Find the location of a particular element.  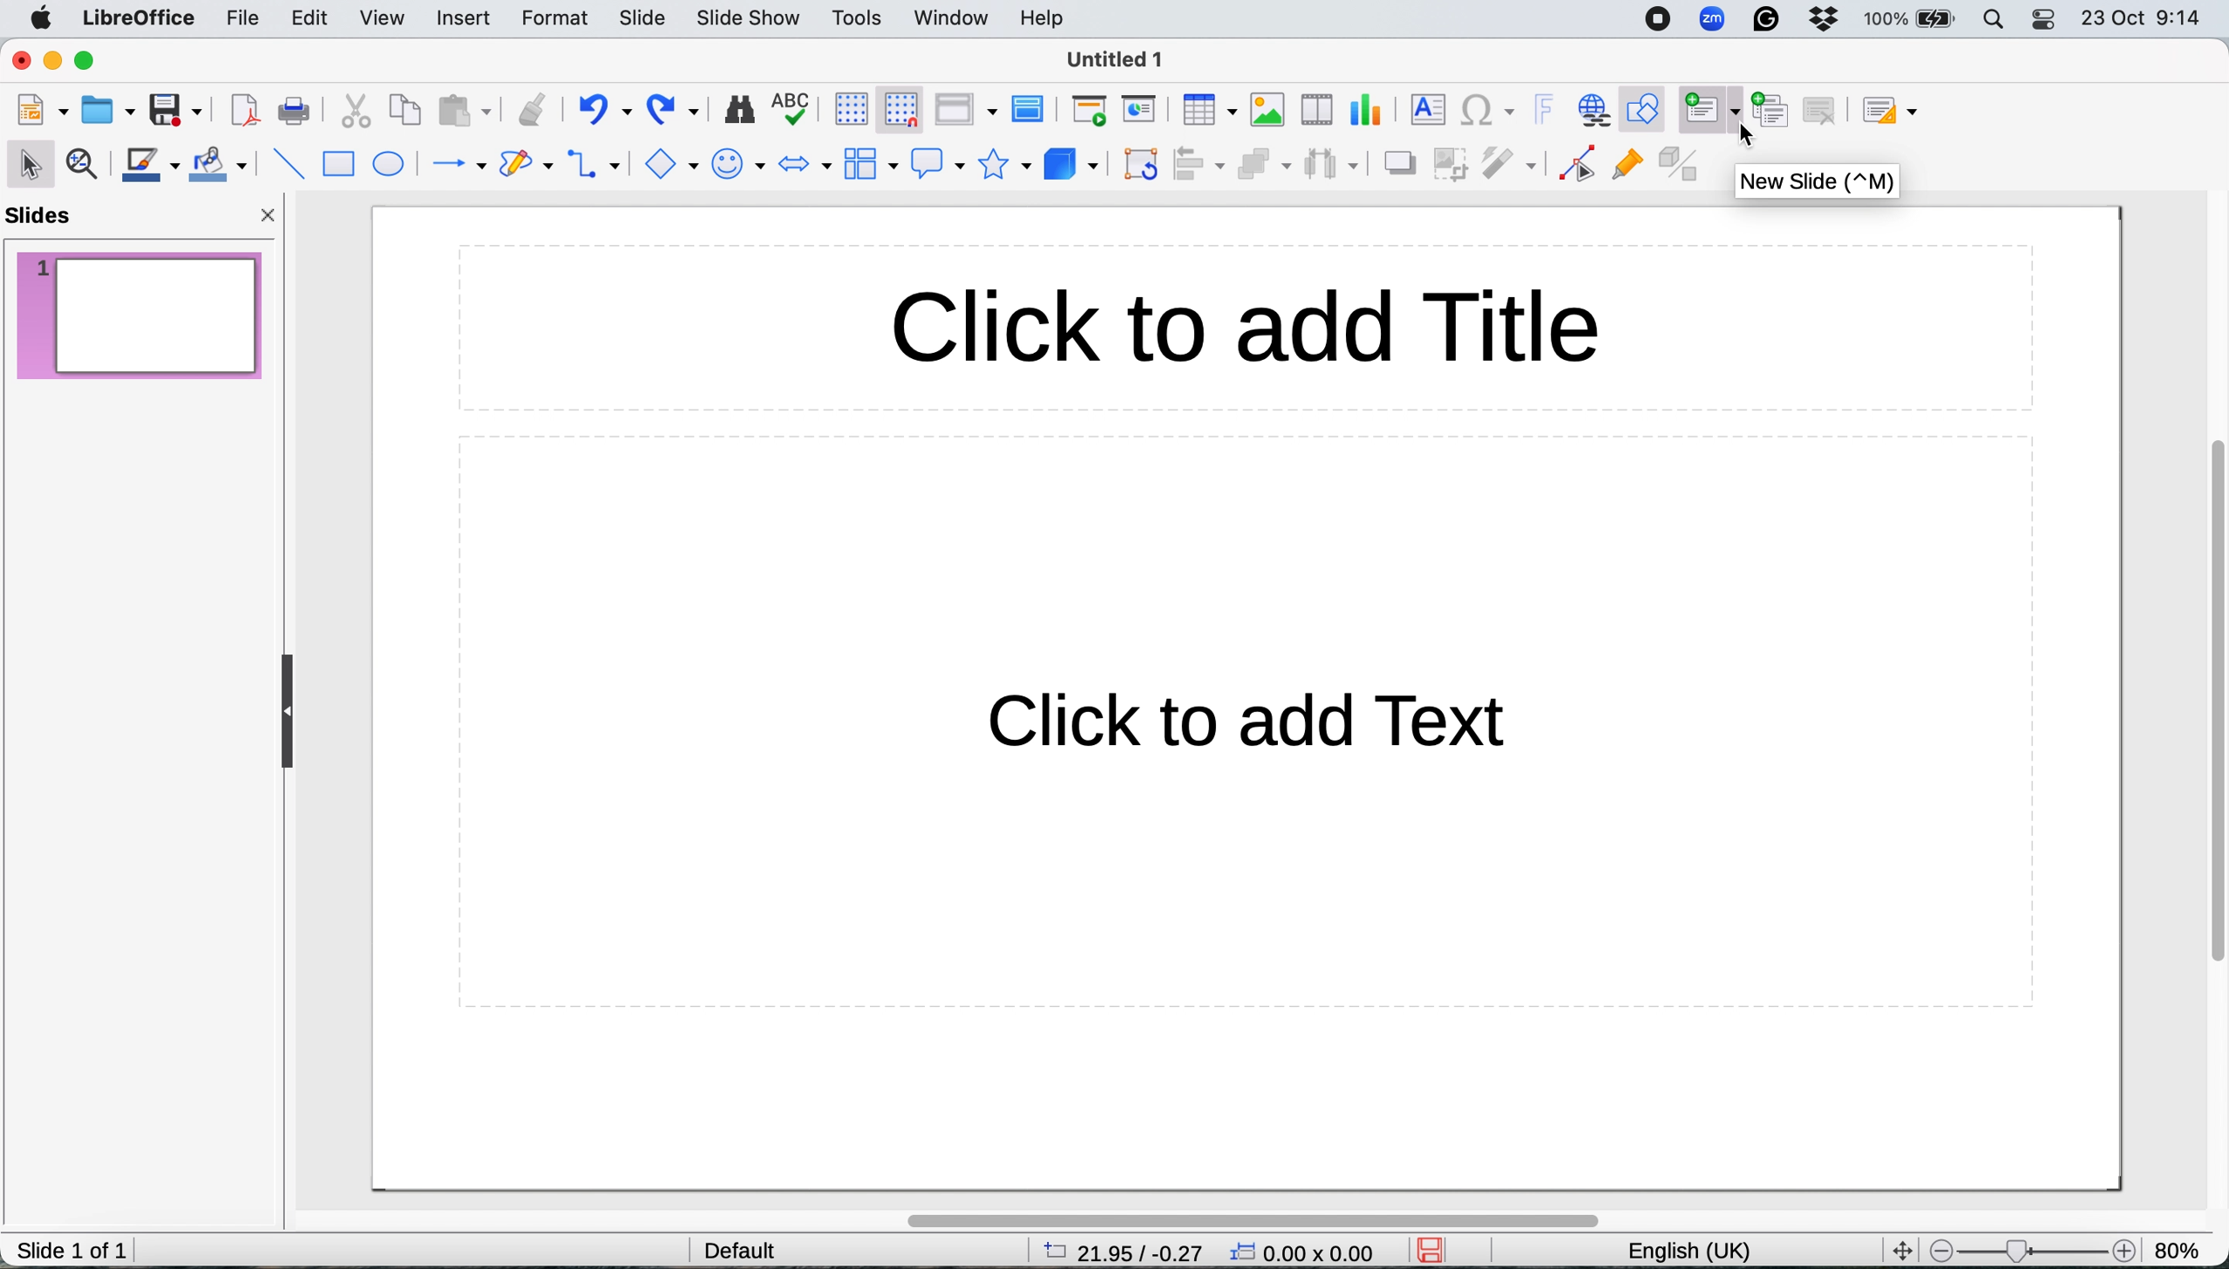

zoom and pan is located at coordinates (84, 166).